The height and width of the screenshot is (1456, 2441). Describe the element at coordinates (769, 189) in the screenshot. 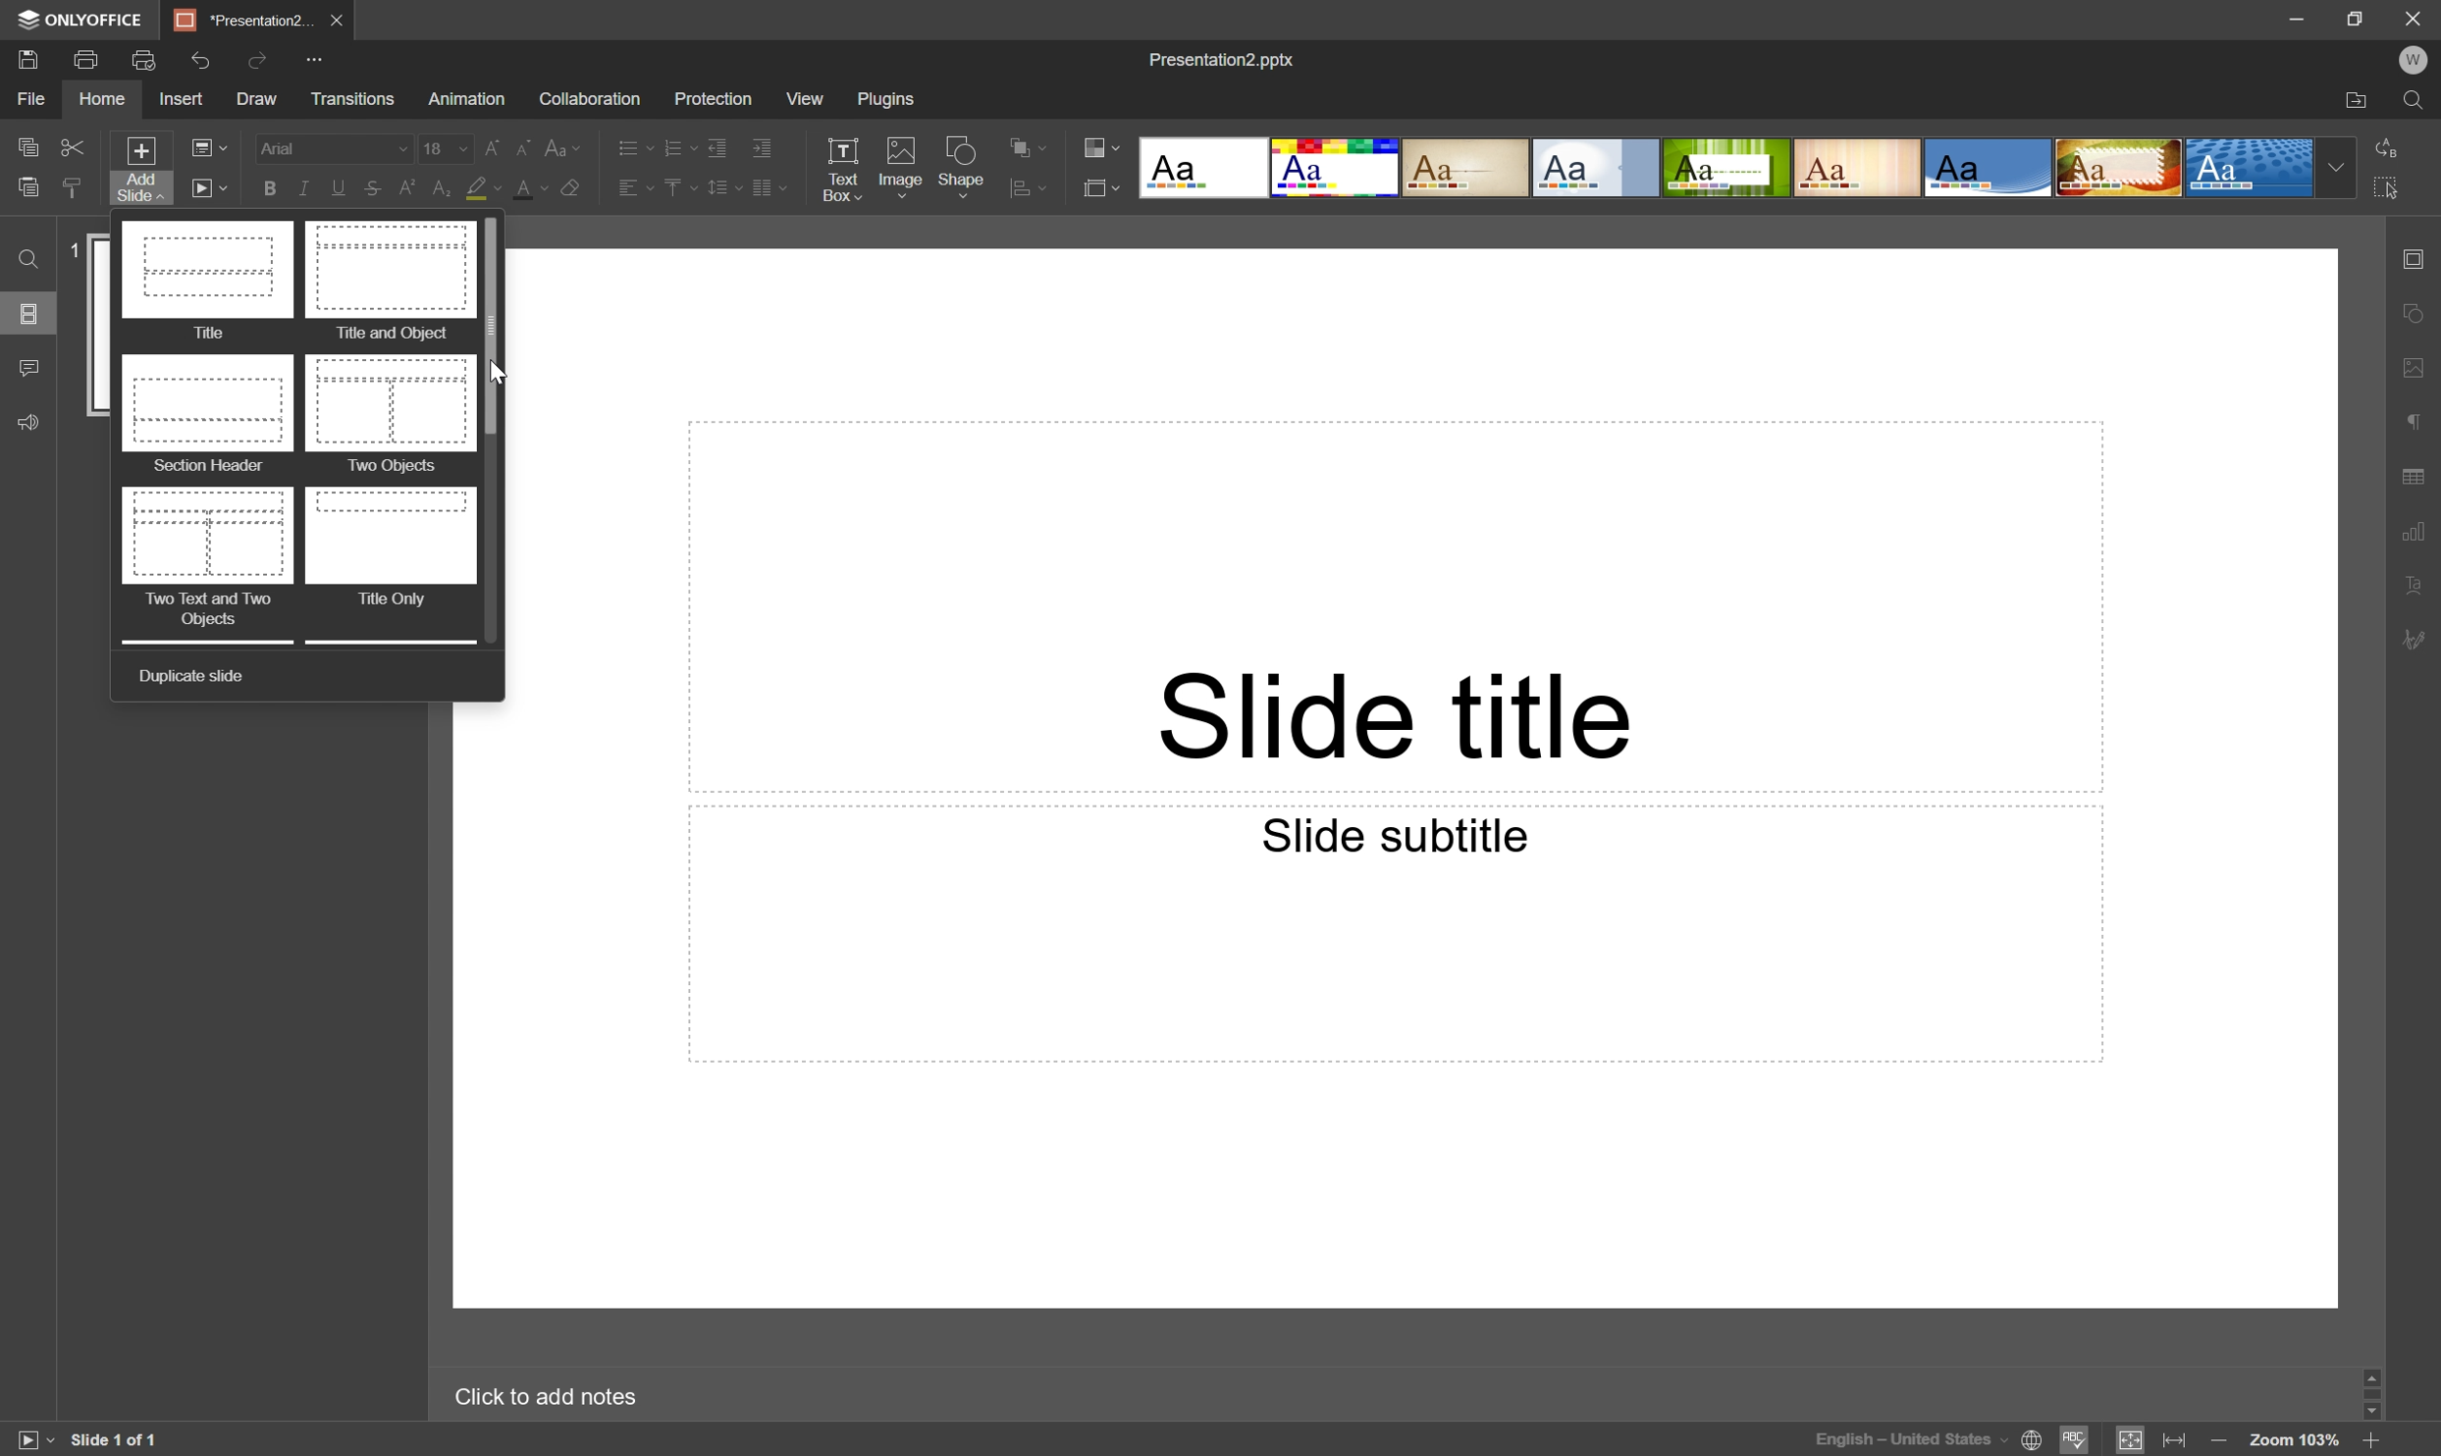

I see `Insert columns` at that location.